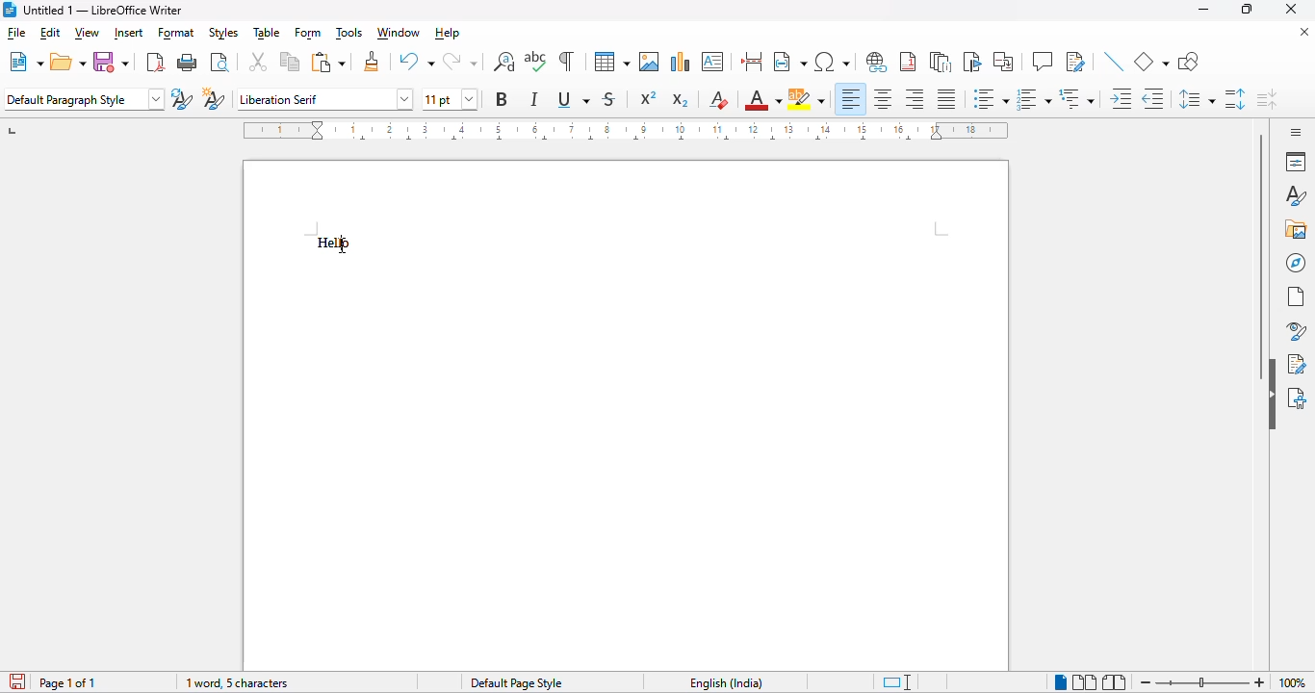 The height and width of the screenshot is (693, 1315). What do you see at coordinates (267, 34) in the screenshot?
I see `table` at bounding box center [267, 34].